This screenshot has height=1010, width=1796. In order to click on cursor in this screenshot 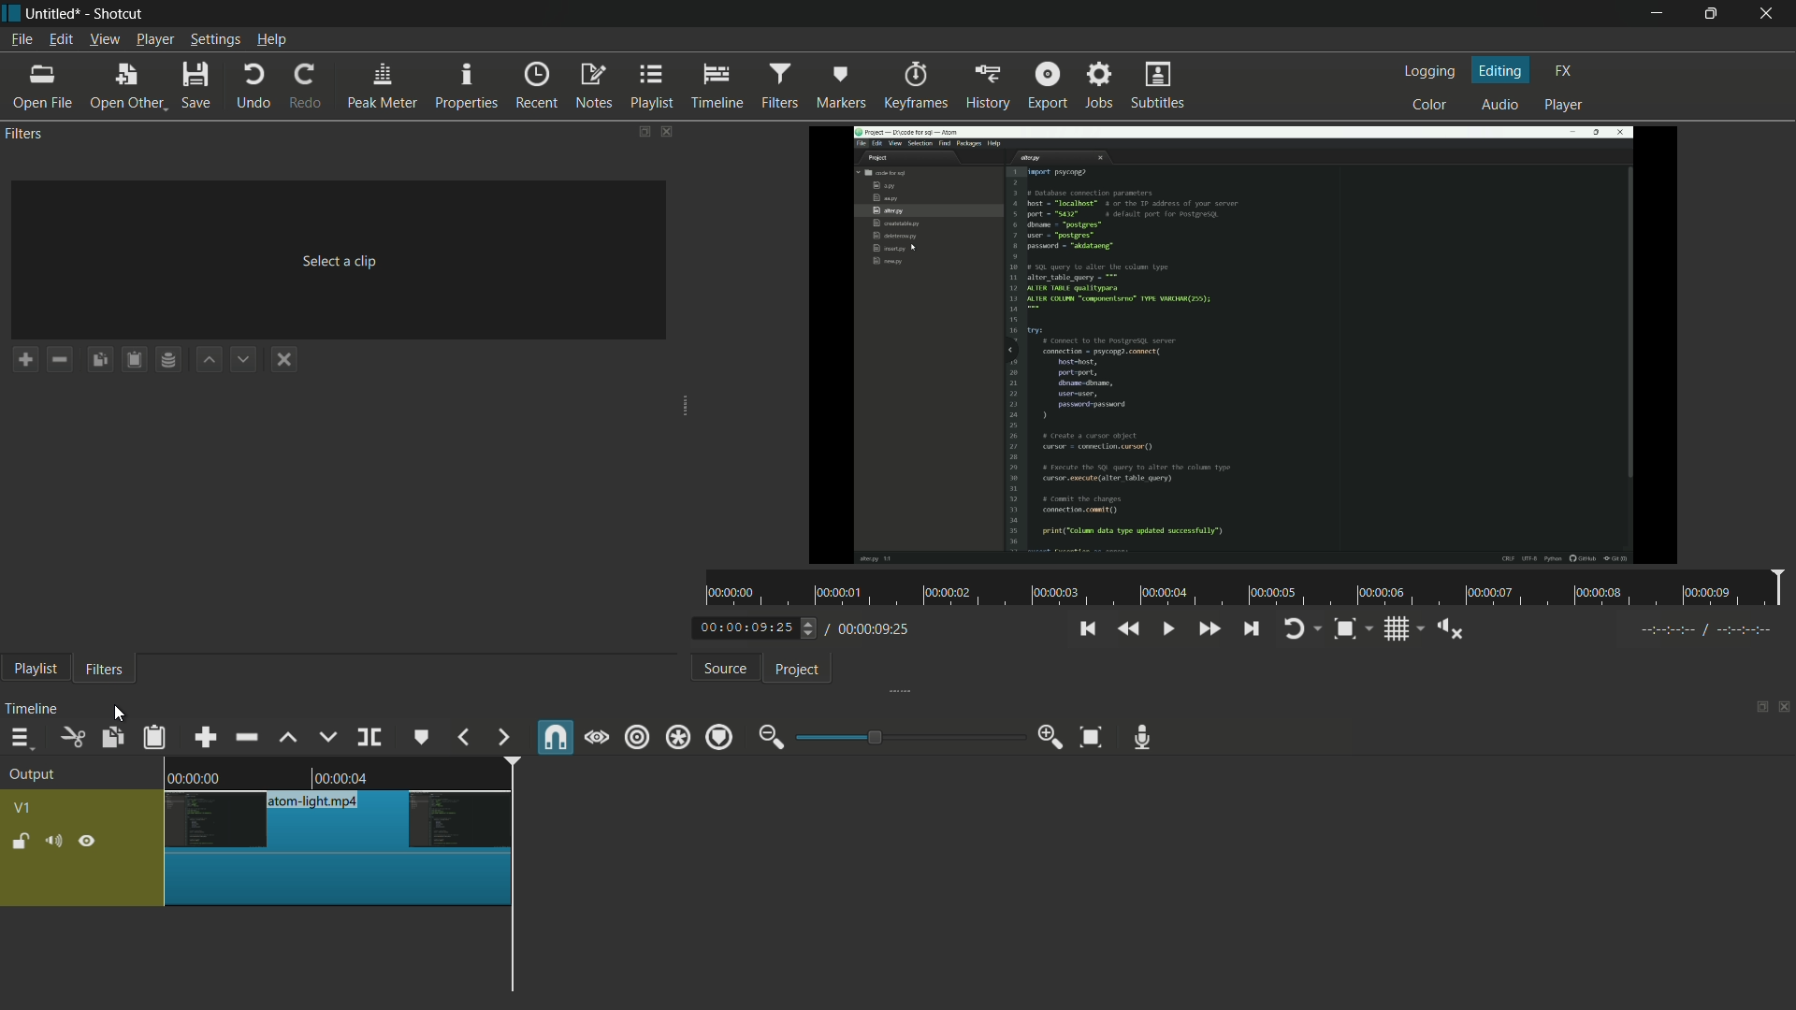, I will do `click(119, 714)`.